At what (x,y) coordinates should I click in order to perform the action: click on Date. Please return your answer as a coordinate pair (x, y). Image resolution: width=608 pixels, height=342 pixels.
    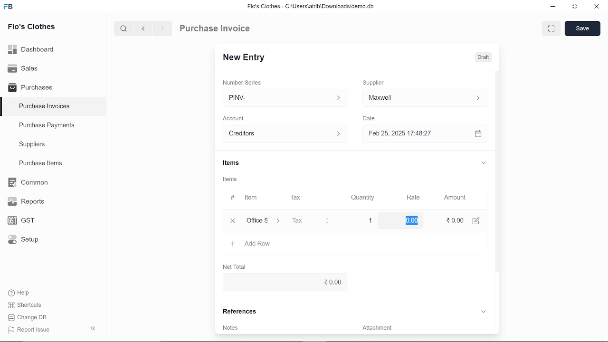
    Looking at the image, I should click on (371, 119).